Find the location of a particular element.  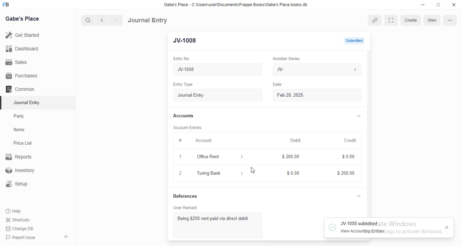

Reports. is located at coordinates (20, 158).